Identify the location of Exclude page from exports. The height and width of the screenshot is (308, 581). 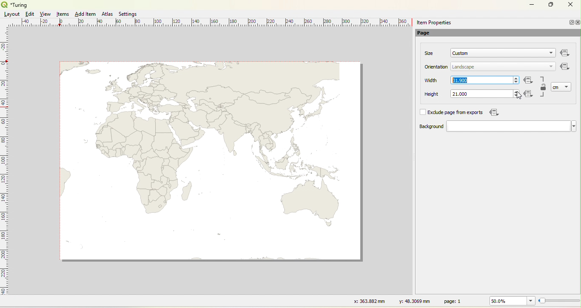
(457, 113).